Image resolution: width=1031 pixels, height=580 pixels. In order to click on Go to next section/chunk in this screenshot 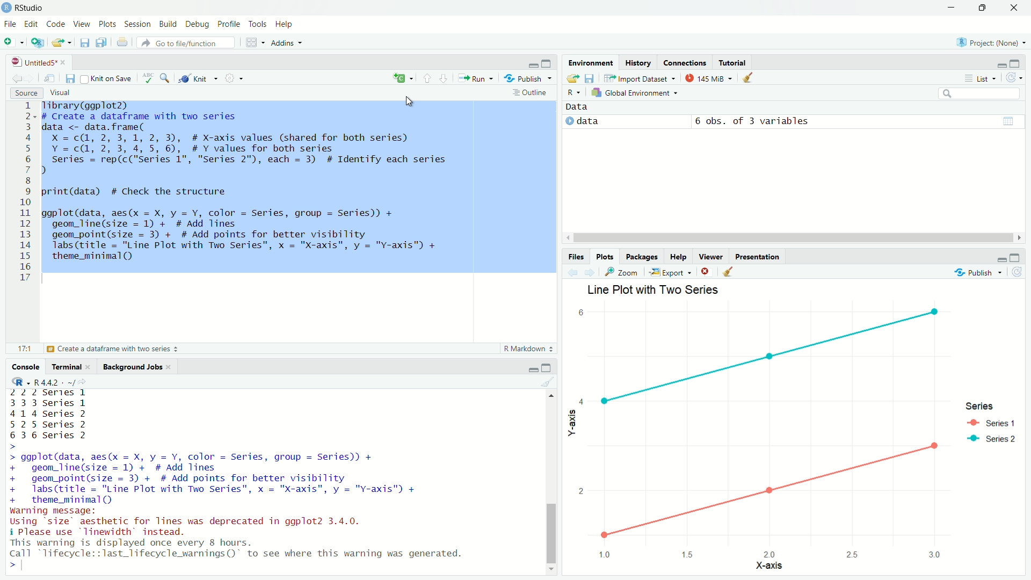, I will do `click(445, 79)`.